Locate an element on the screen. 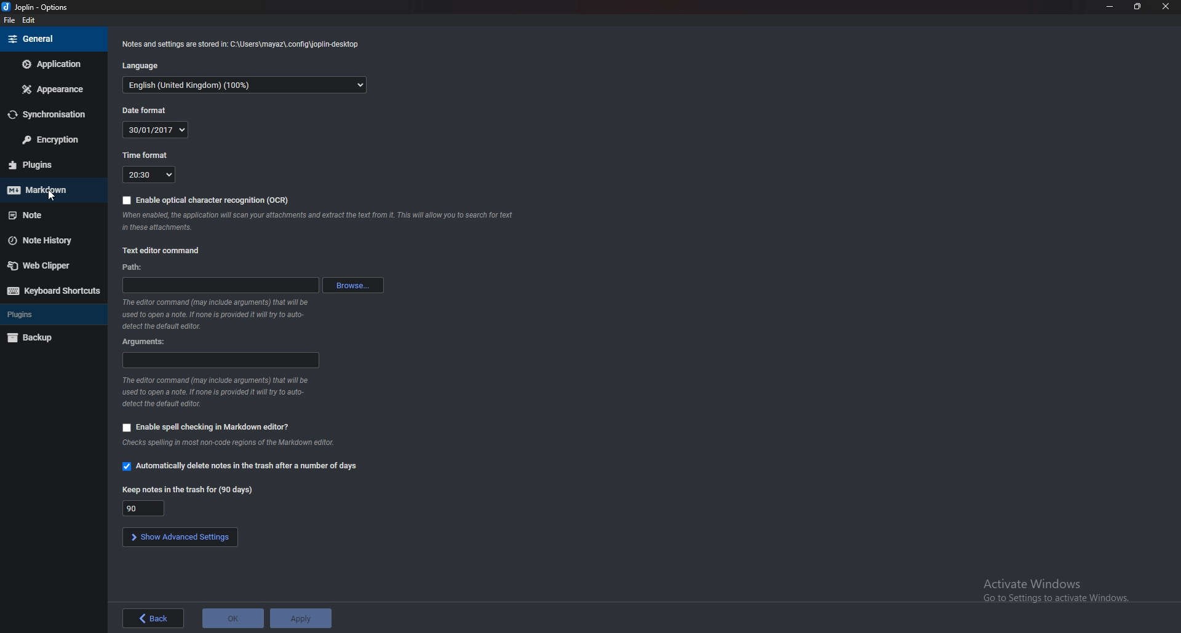 Image resolution: width=1181 pixels, height=633 pixels. note history is located at coordinates (49, 240).